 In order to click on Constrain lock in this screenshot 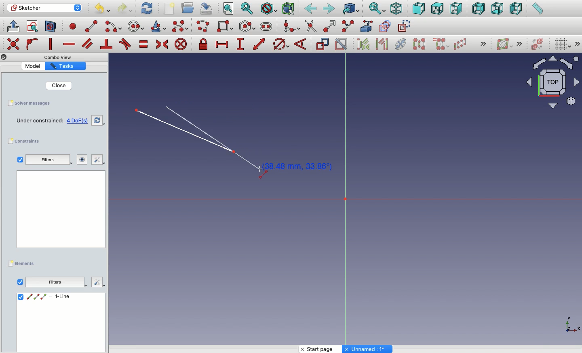, I will do `click(205, 44)`.